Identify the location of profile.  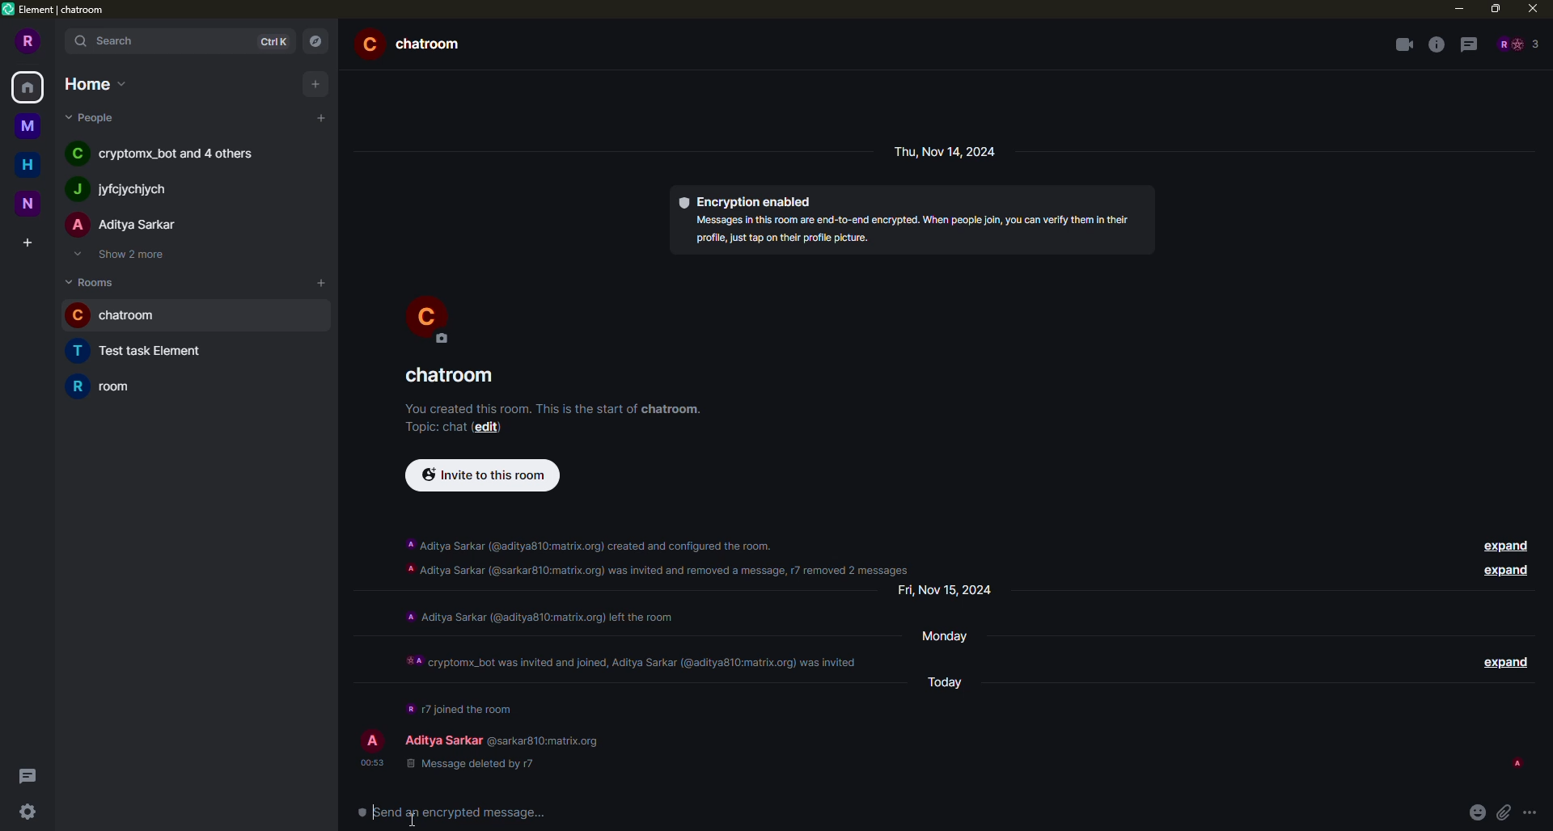
(370, 740).